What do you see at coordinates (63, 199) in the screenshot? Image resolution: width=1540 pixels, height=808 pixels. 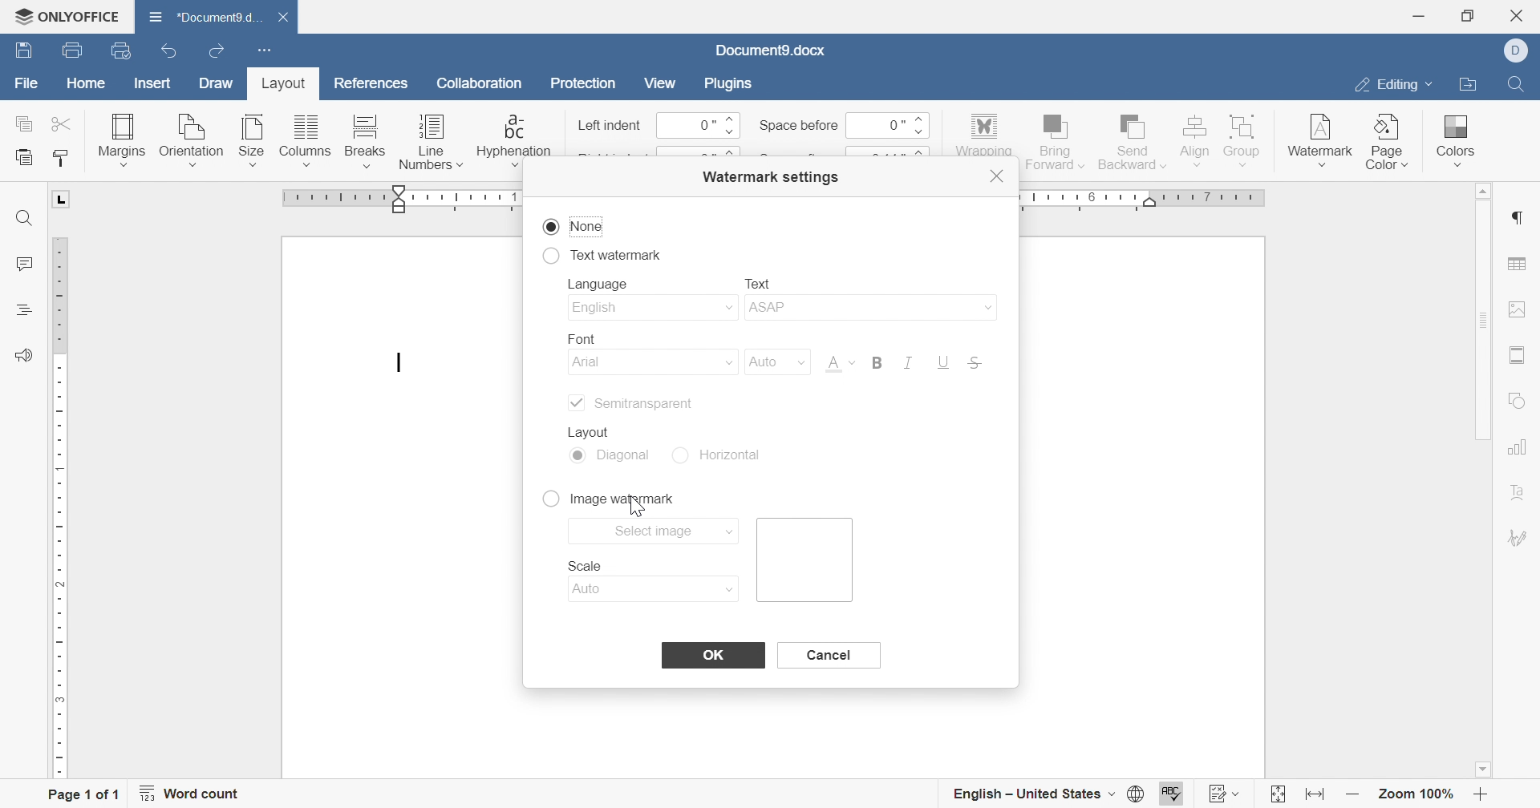 I see `L` at bounding box center [63, 199].